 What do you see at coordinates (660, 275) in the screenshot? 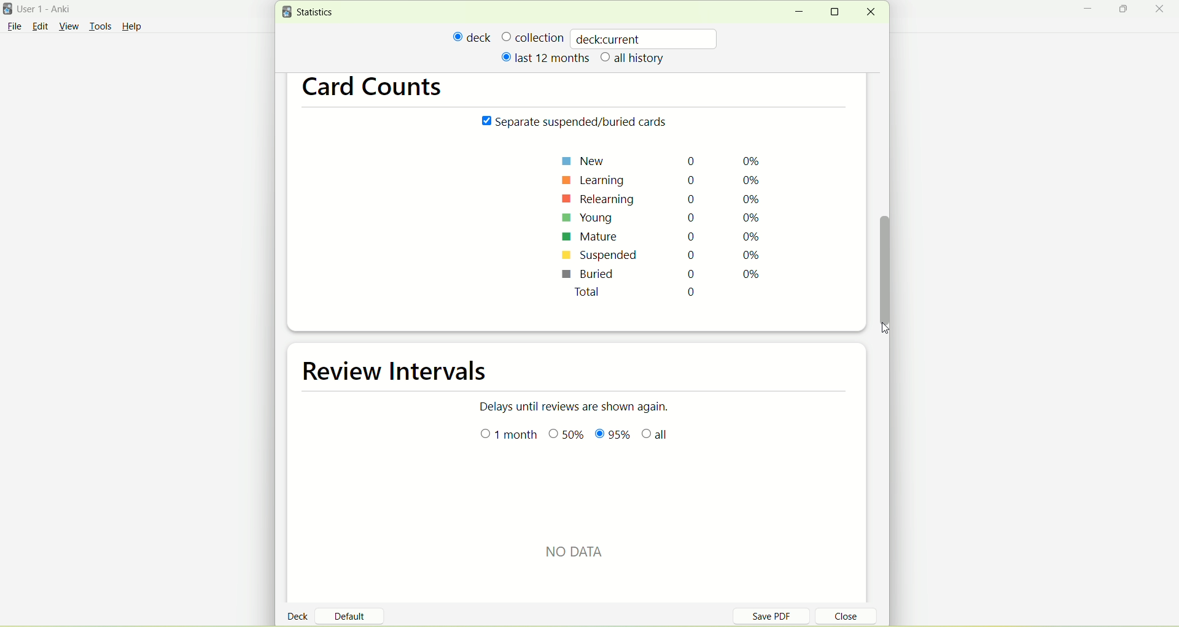
I see `buried 0 0%` at bounding box center [660, 275].